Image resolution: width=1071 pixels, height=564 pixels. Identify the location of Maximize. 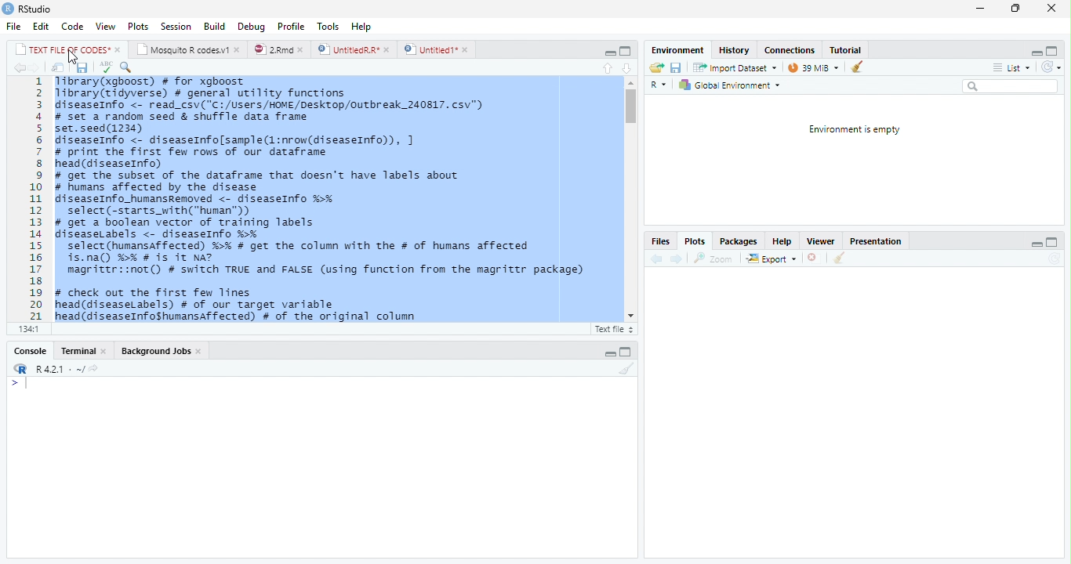
(625, 49).